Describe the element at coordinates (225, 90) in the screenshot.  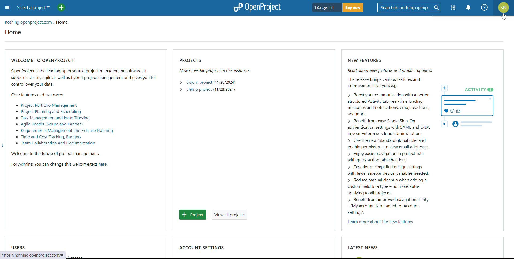
I see `demo project start date` at that location.